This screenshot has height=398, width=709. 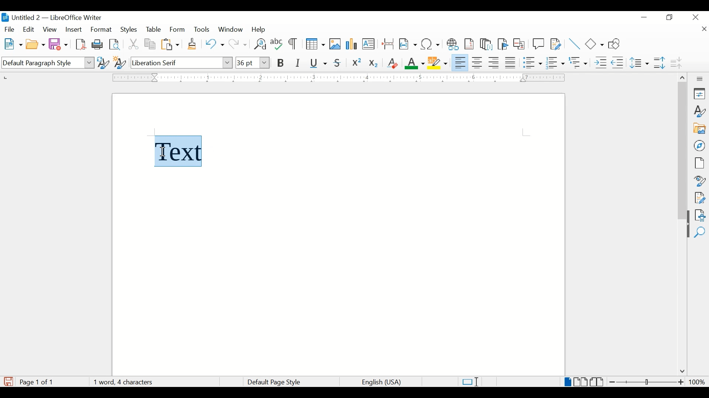 I want to click on paste , so click(x=171, y=44).